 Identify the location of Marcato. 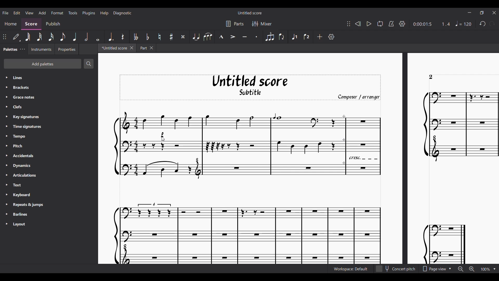
(221, 36).